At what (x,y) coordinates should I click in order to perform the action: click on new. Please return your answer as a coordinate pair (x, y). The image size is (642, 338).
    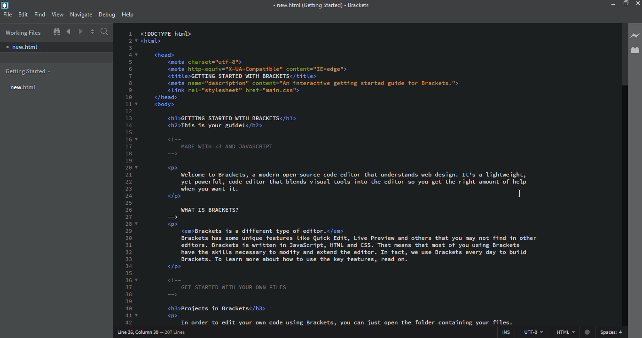
    Looking at the image, I should click on (24, 87).